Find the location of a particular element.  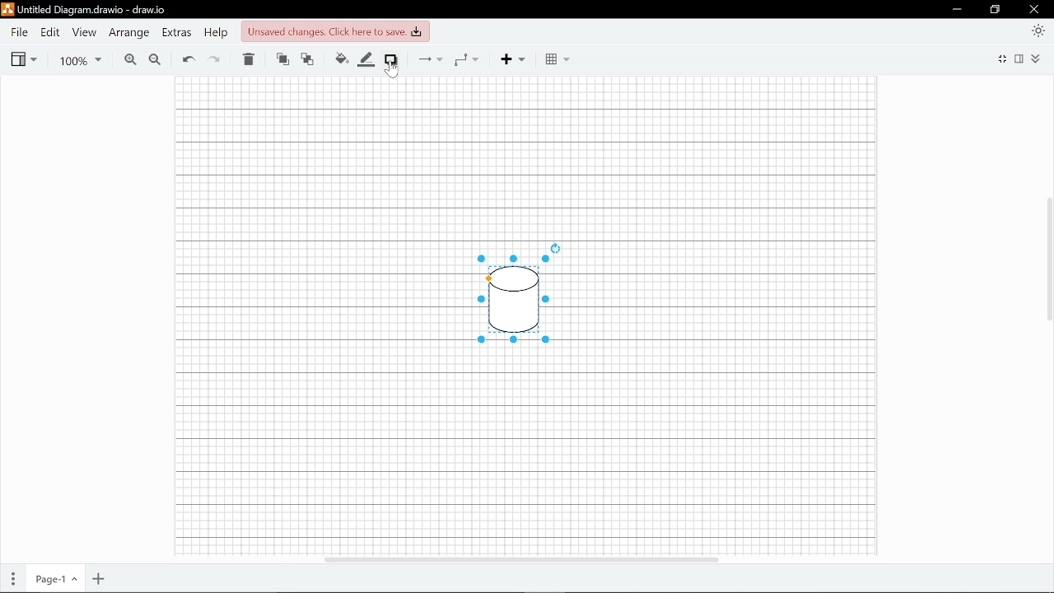

Appearance is located at coordinates (1034, 32).